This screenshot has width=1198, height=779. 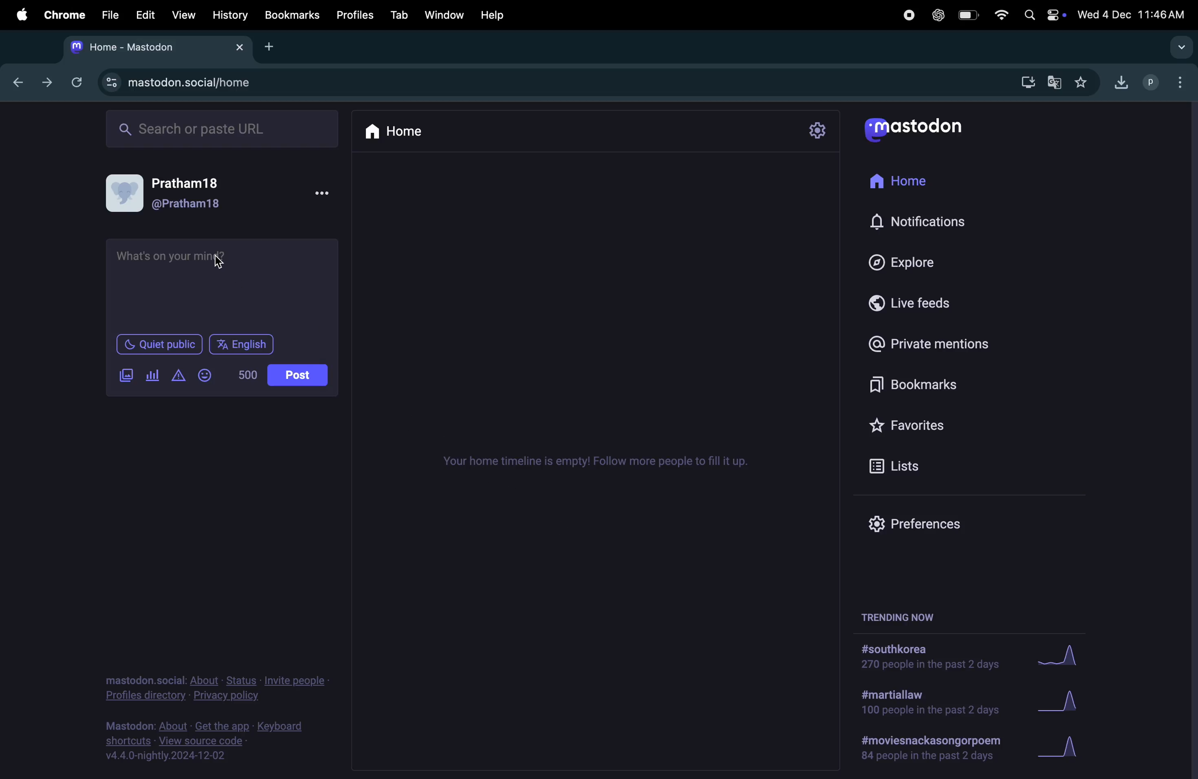 What do you see at coordinates (924, 381) in the screenshot?
I see `book marks` at bounding box center [924, 381].